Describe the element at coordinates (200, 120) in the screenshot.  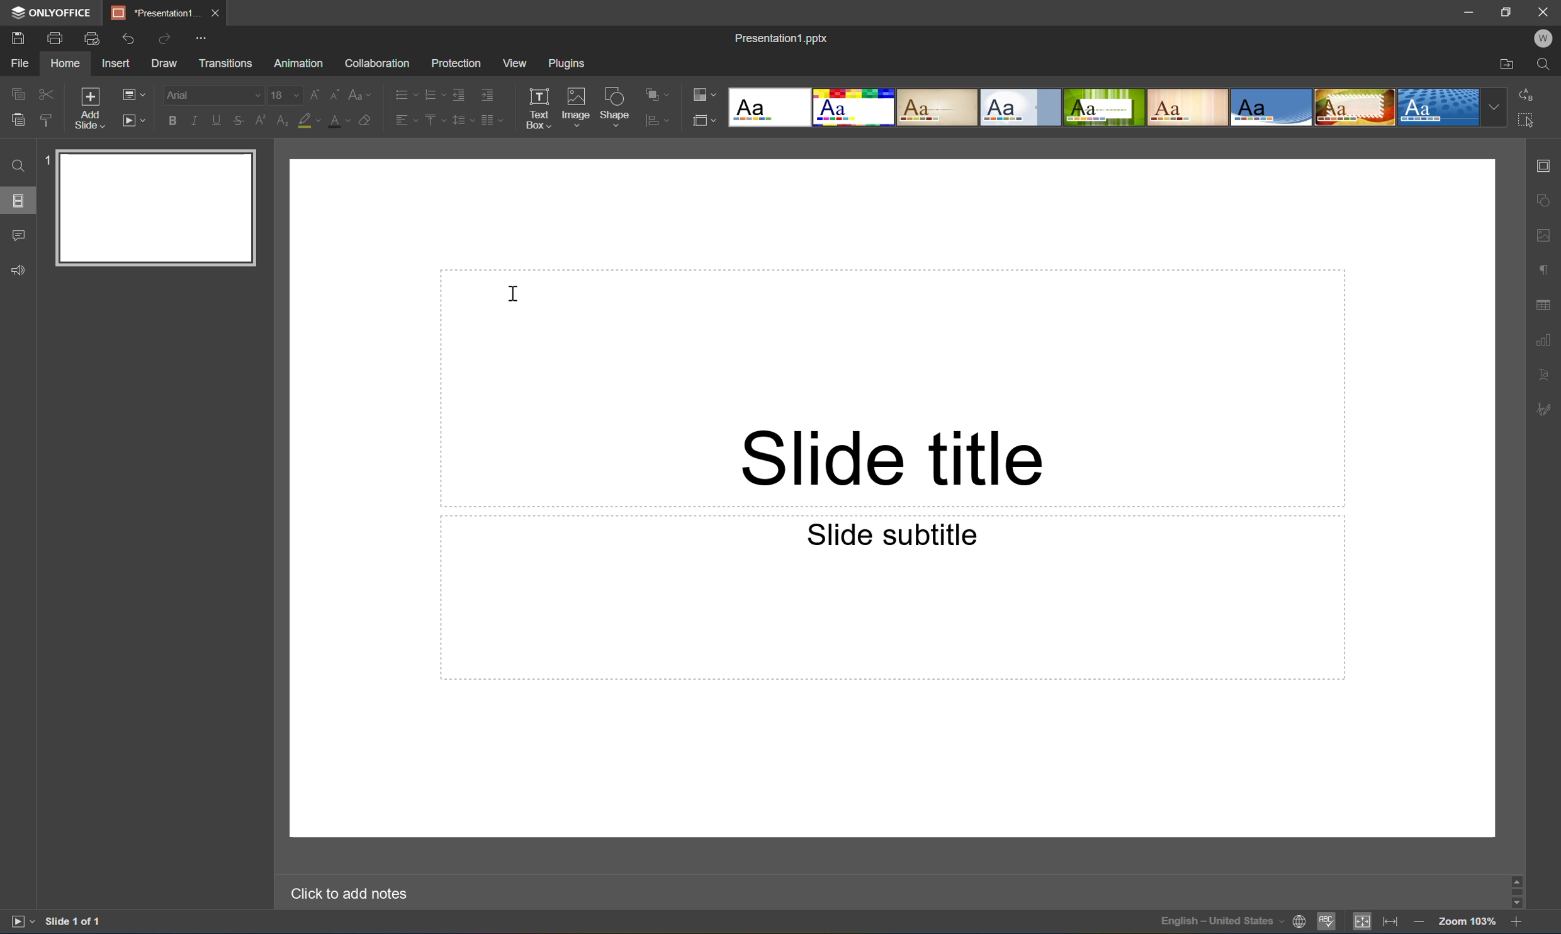
I see `Italic` at that location.